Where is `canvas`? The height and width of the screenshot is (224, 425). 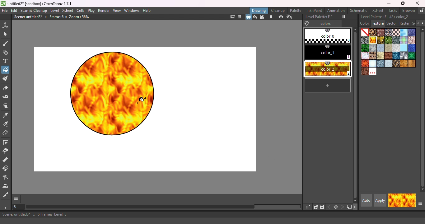
canvas is located at coordinates (143, 108).